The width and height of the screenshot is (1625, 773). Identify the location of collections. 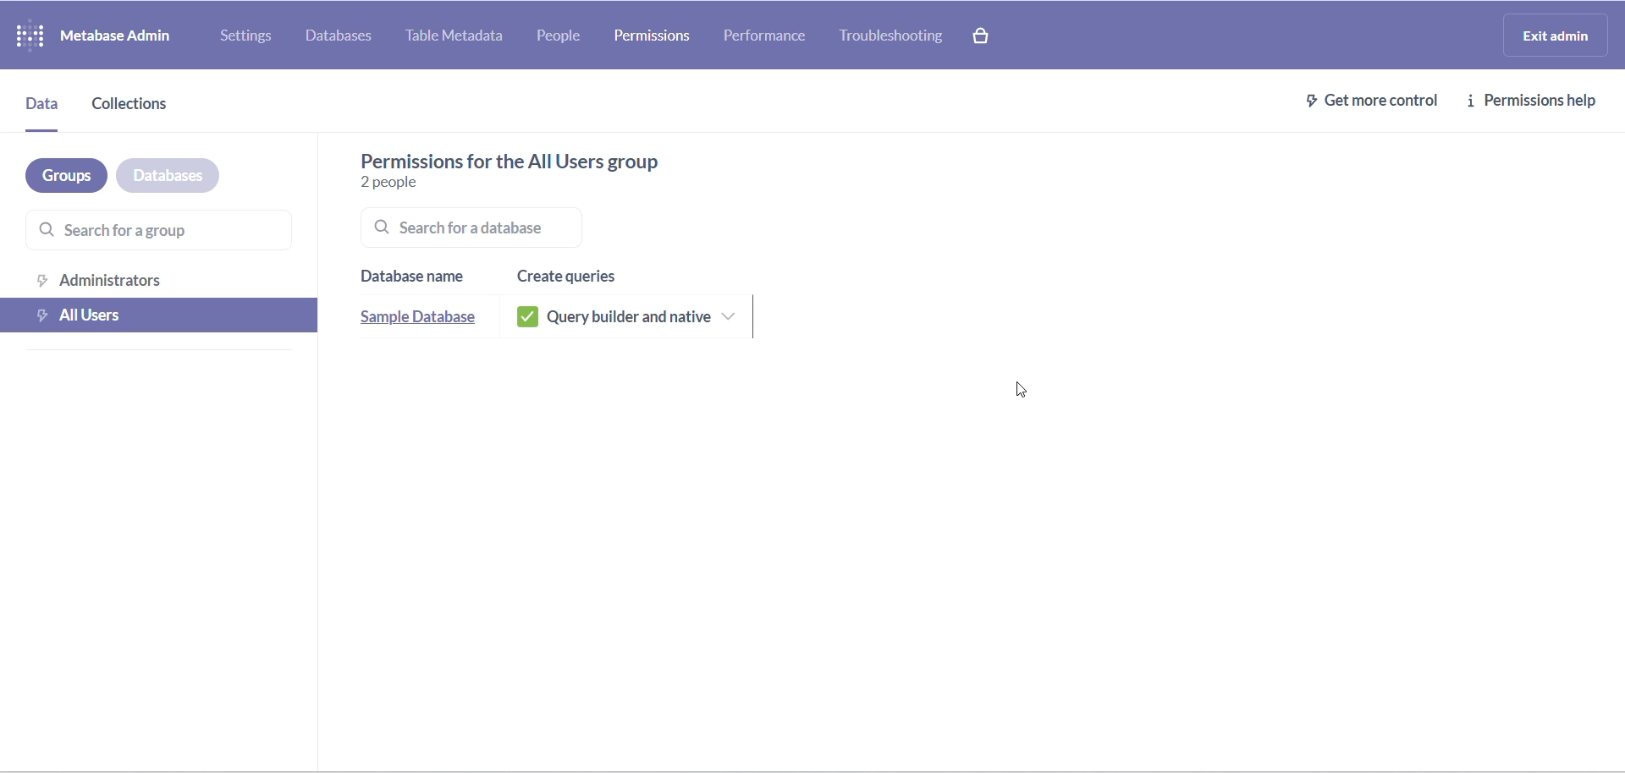
(144, 104).